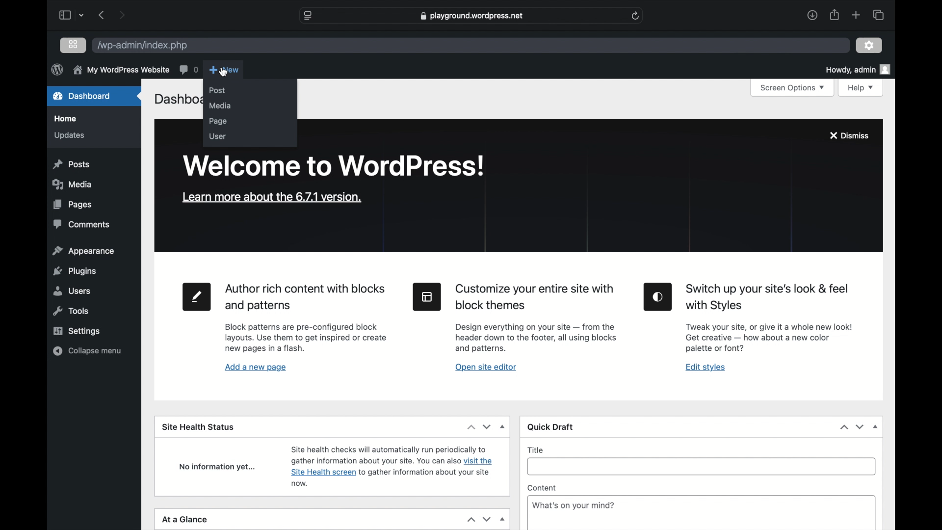 This screenshot has width=942, height=530. I want to click on Headline, so click(766, 297).